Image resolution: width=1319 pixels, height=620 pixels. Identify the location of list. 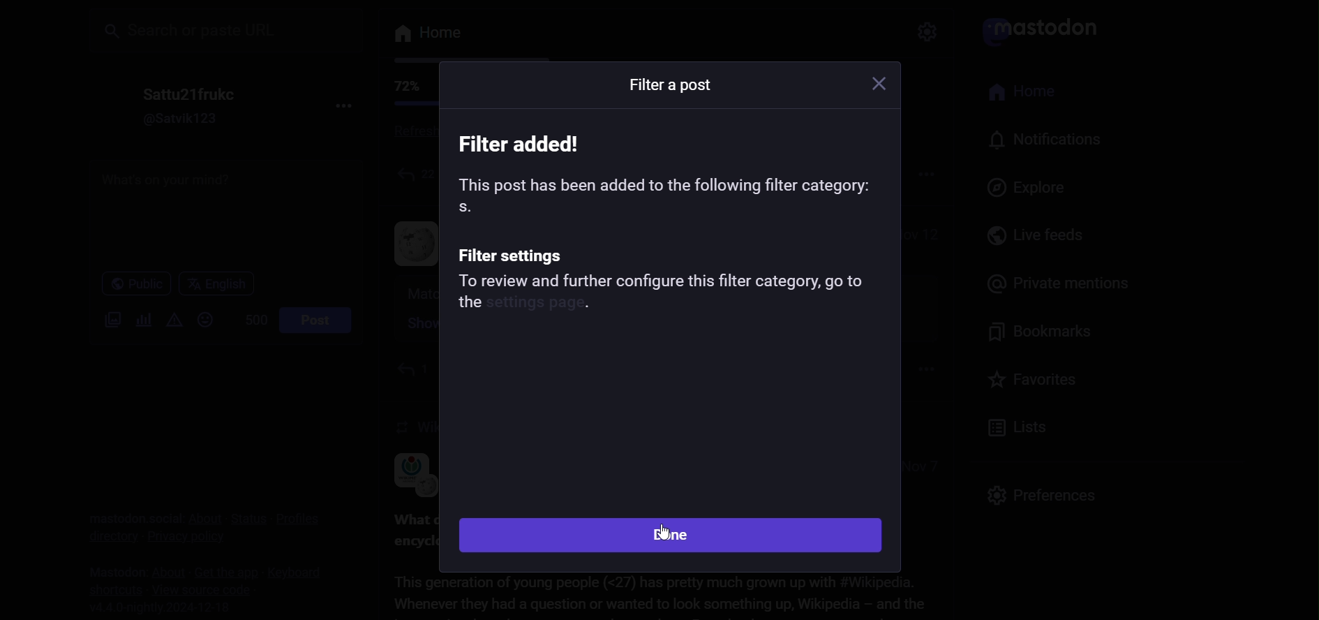
(1019, 428).